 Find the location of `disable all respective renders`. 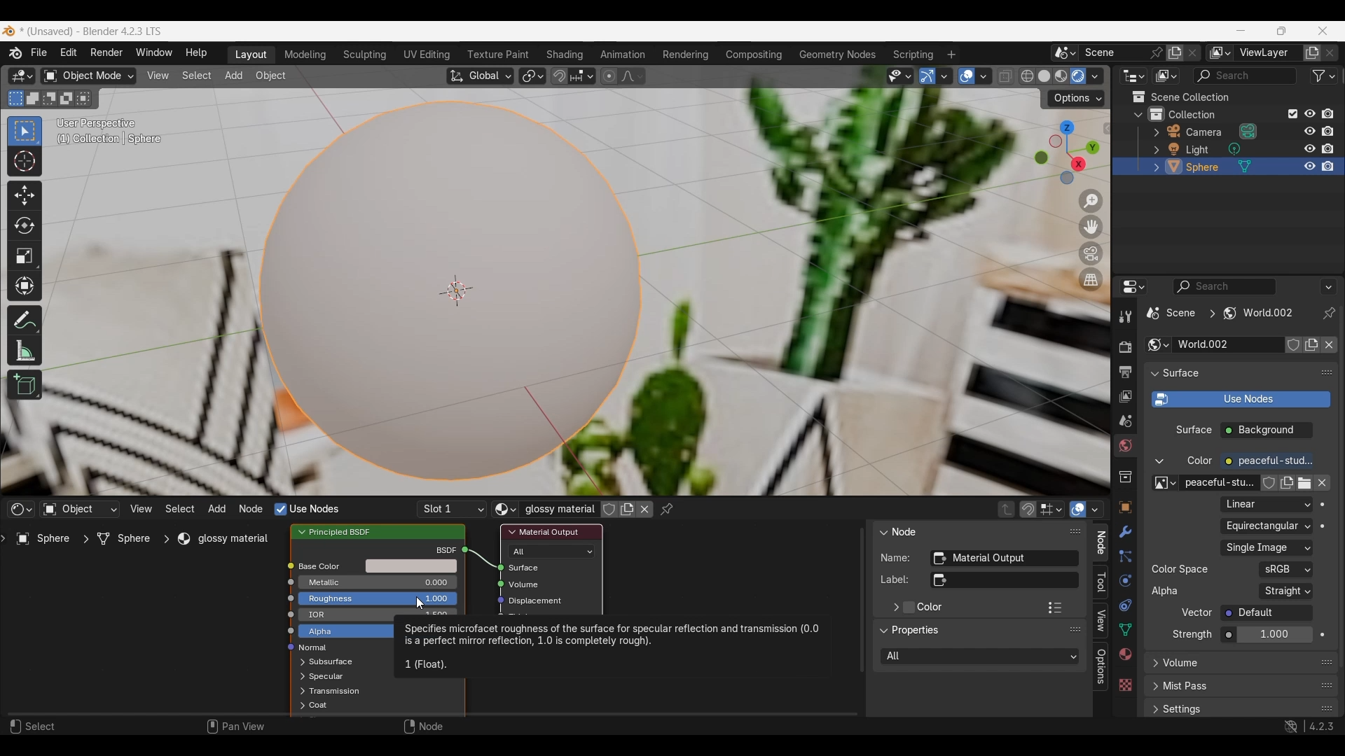

disable all respective renders is located at coordinates (1332, 132).